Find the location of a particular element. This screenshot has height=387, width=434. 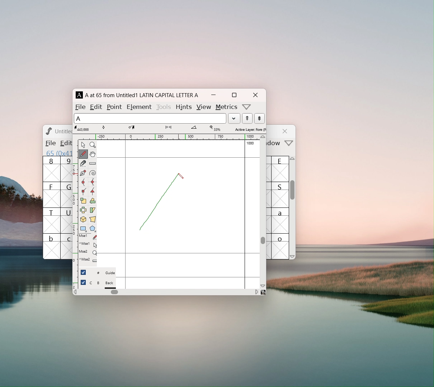

maginify is located at coordinates (93, 145).